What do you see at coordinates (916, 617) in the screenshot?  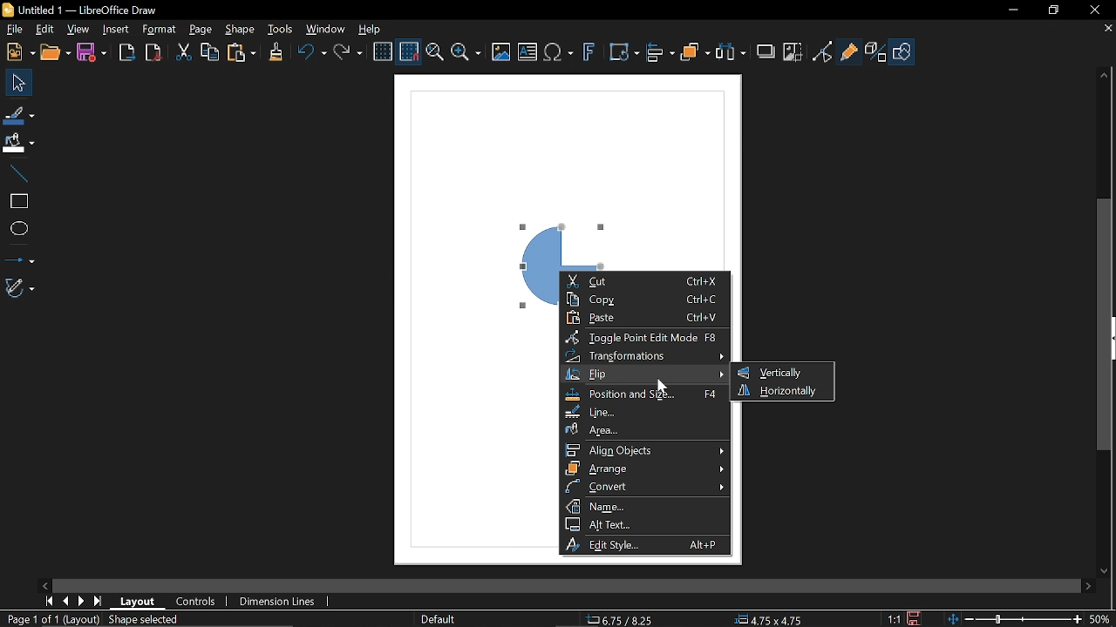 I see `Save` at bounding box center [916, 617].